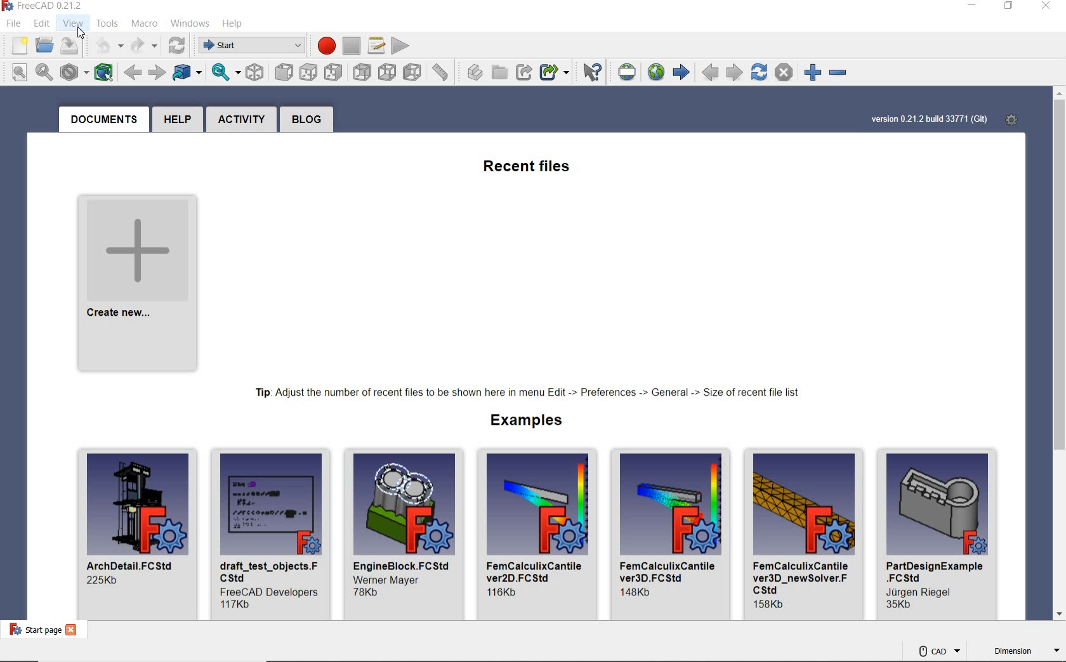 This screenshot has height=662, width=1066. What do you see at coordinates (72, 23) in the screenshot?
I see `view` at bounding box center [72, 23].